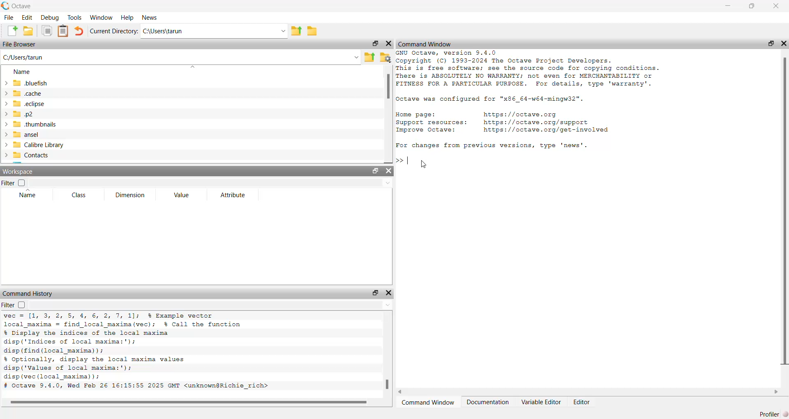 This screenshot has width=789, height=419. Describe the element at coordinates (9, 17) in the screenshot. I see `File` at that location.